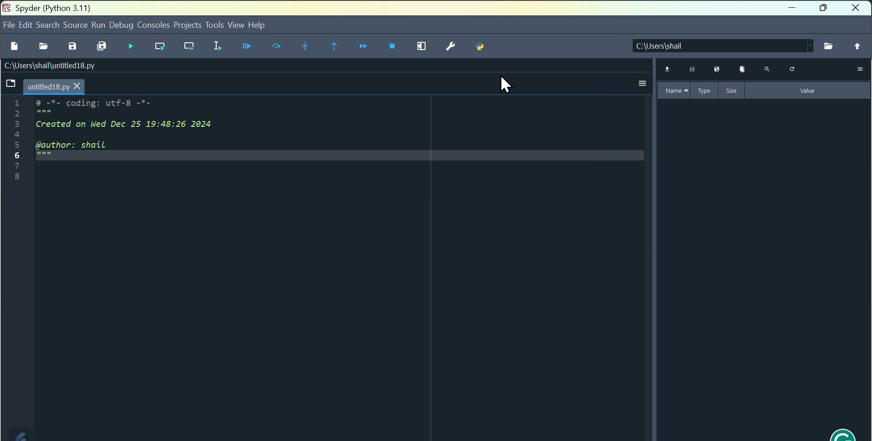 The width and height of the screenshot is (872, 441). What do you see at coordinates (123, 25) in the screenshot?
I see `Debug` at bounding box center [123, 25].